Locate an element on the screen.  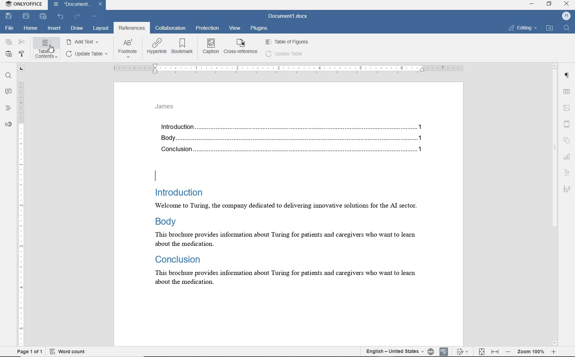
table of contents added is located at coordinates (303, 141).